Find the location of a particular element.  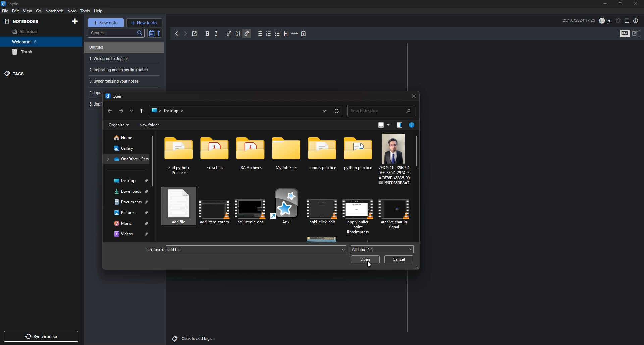

toggle editors is located at coordinates (624, 33).